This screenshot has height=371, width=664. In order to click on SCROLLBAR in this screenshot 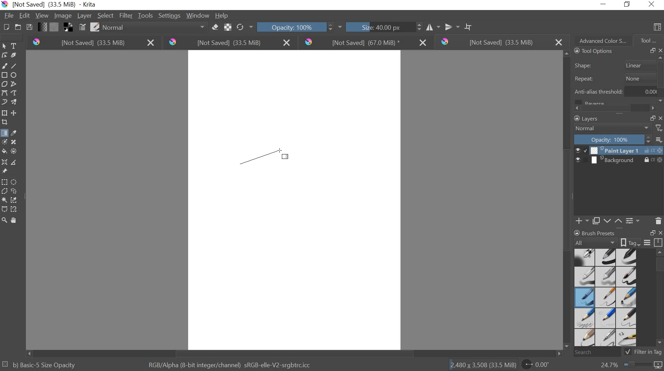, I will do `click(660, 300)`.